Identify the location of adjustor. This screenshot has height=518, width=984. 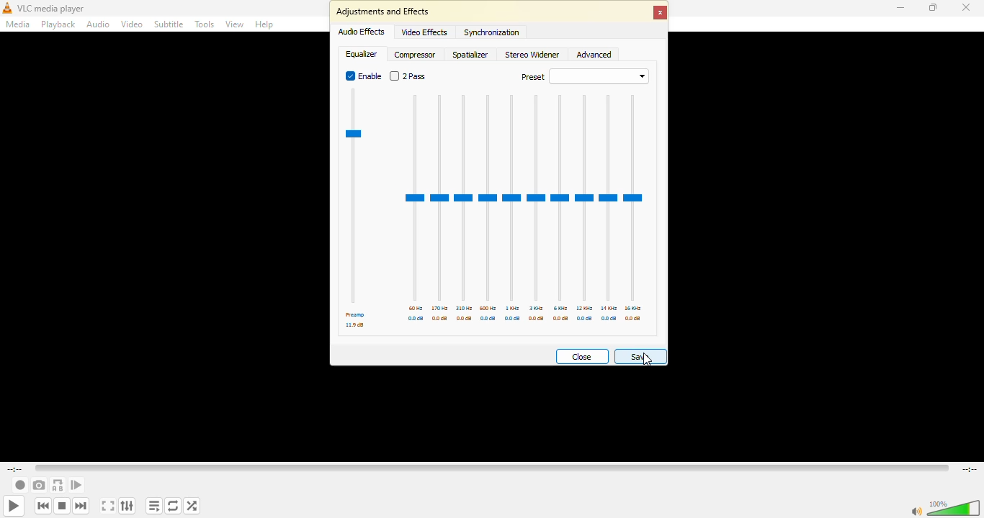
(464, 198).